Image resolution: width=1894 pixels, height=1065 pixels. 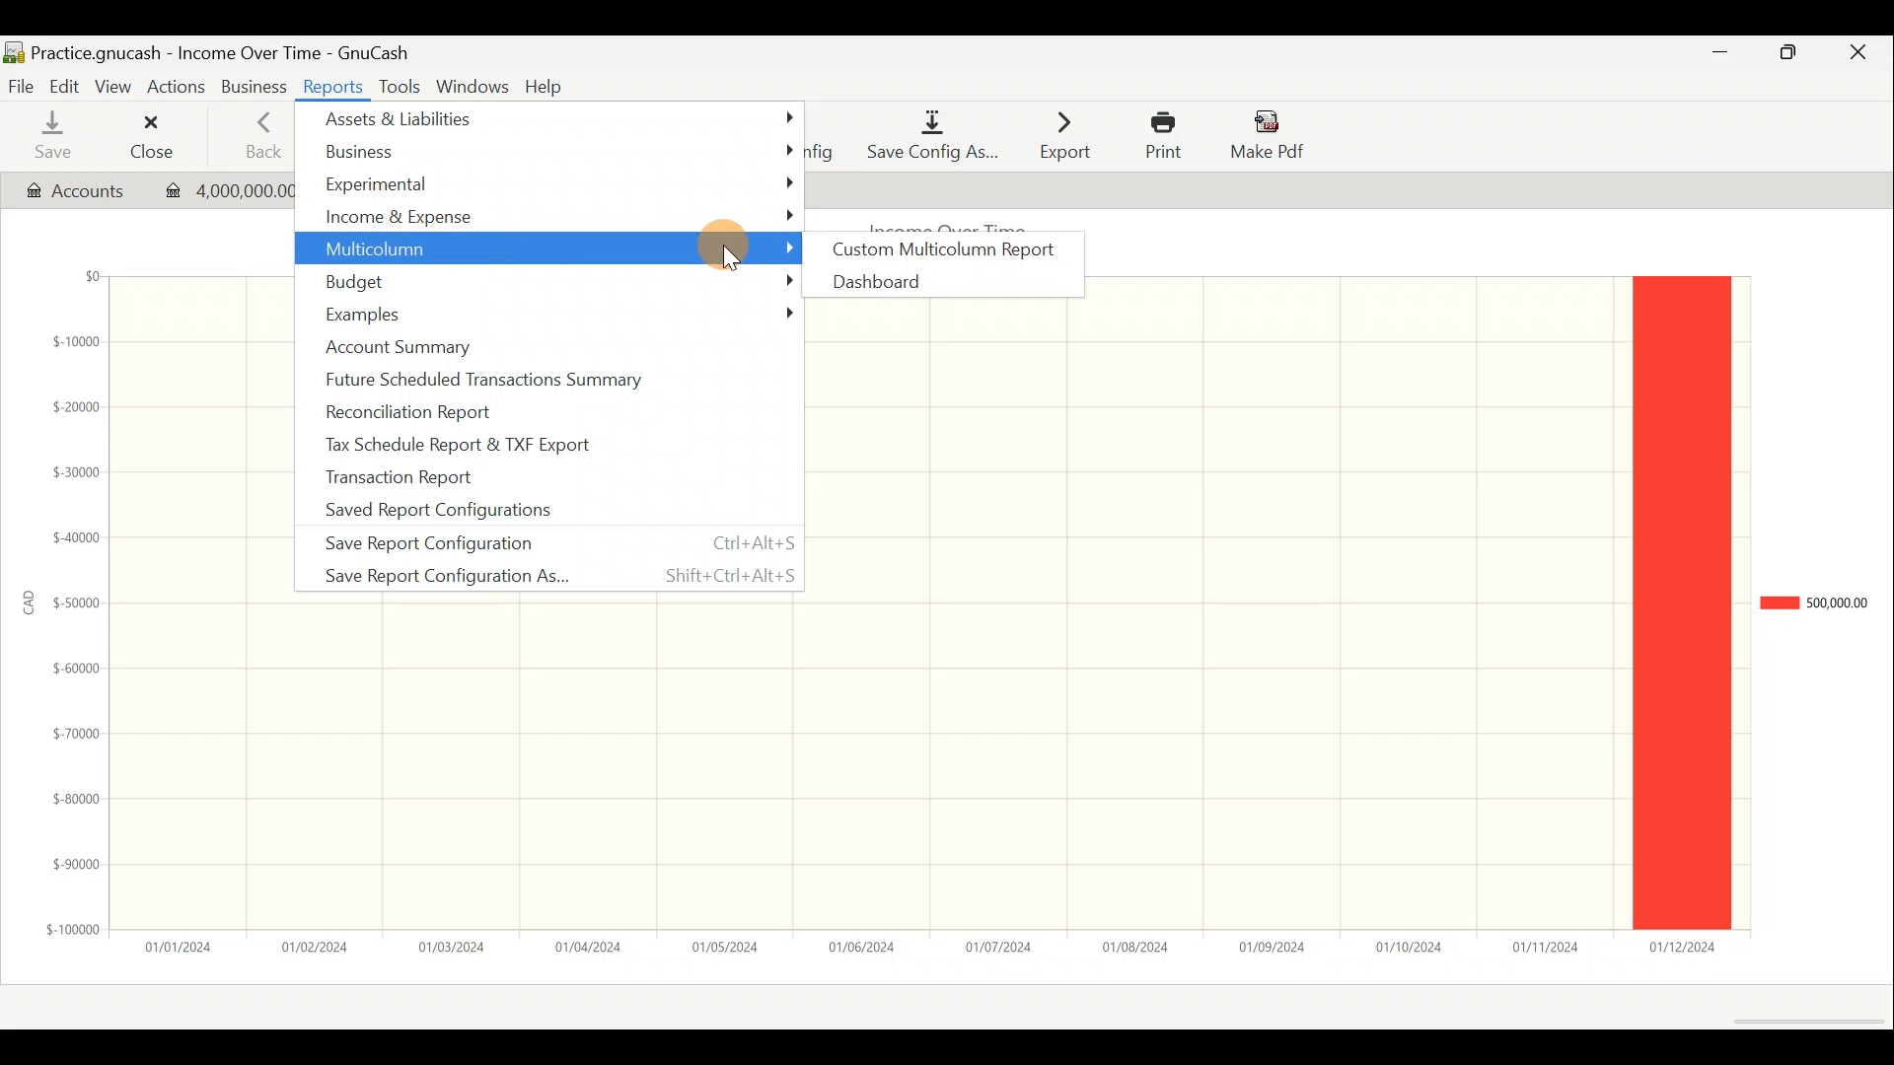 What do you see at coordinates (543, 575) in the screenshot?
I see `Save report configuration as` at bounding box center [543, 575].